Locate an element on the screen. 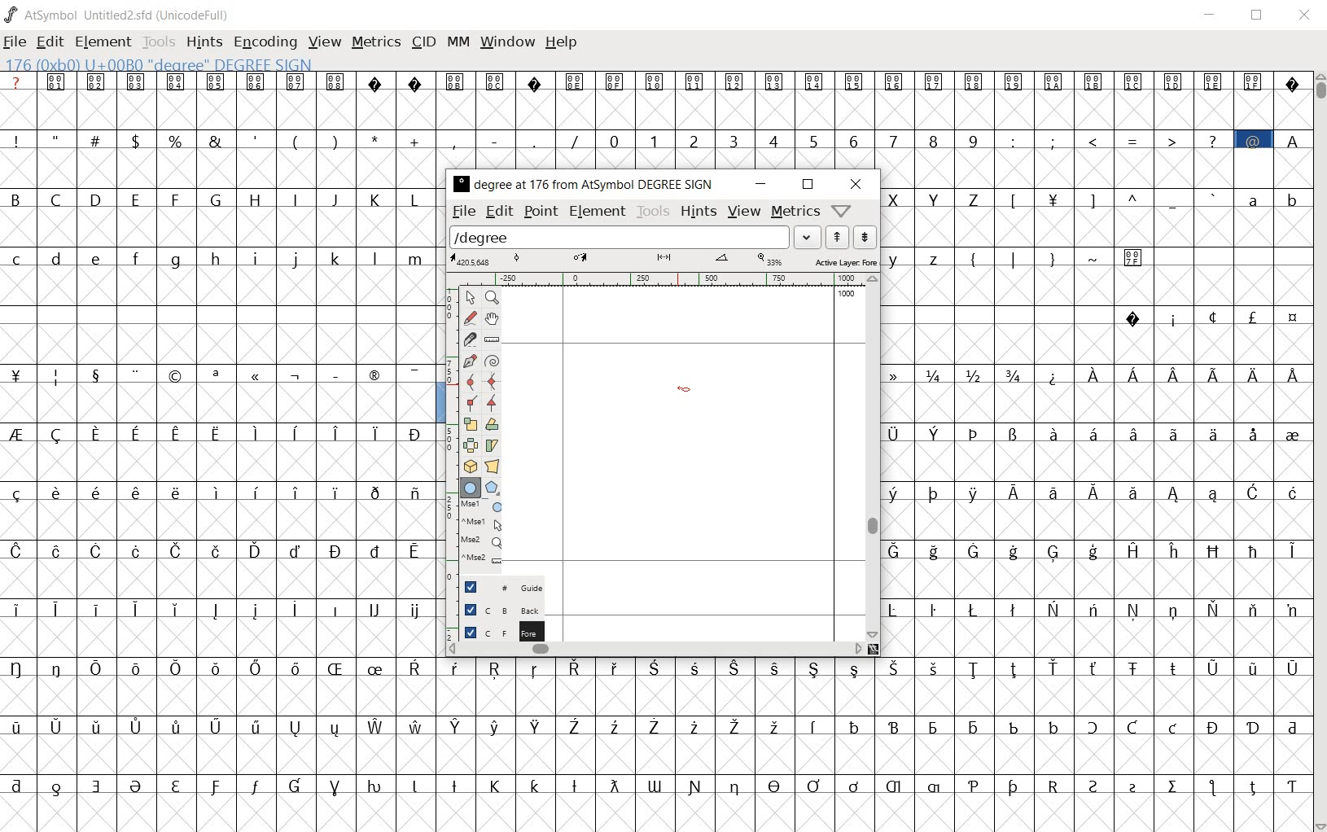 This screenshot has height=832, width=1327. AtSymbol Untitled2.sfd (UnicodeFull) is located at coordinates (120, 15).